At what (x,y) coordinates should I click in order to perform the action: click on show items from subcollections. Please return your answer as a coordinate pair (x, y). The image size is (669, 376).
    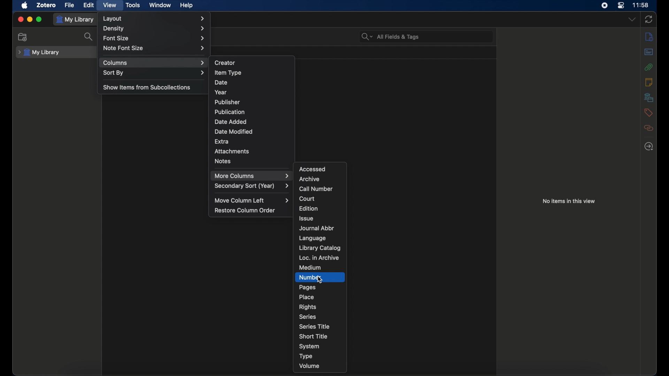
    Looking at the image, I should click on (146, 87).